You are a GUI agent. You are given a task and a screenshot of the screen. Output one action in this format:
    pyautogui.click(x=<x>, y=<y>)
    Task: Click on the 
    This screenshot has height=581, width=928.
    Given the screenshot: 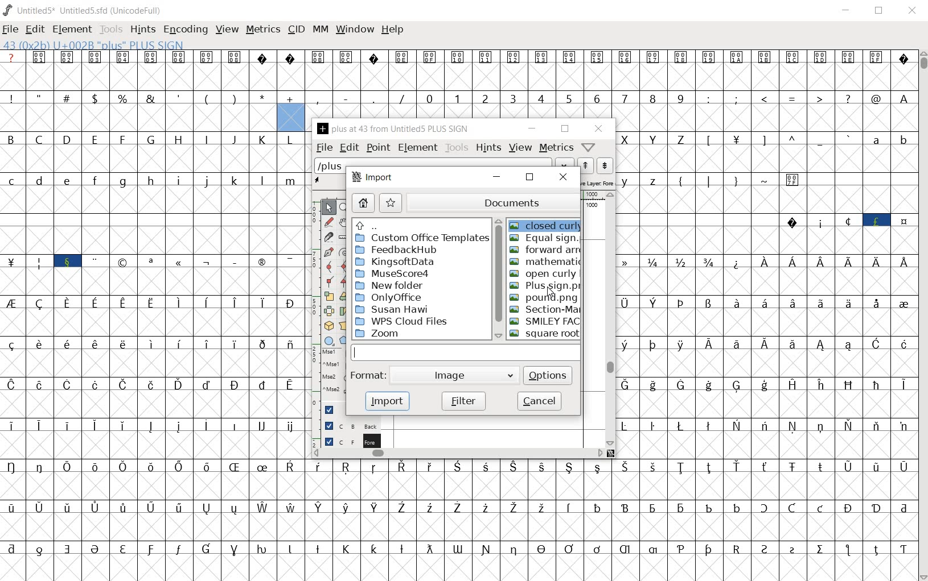 What is the action you would take?
    pyautogui.click(x=766, y=398)
    